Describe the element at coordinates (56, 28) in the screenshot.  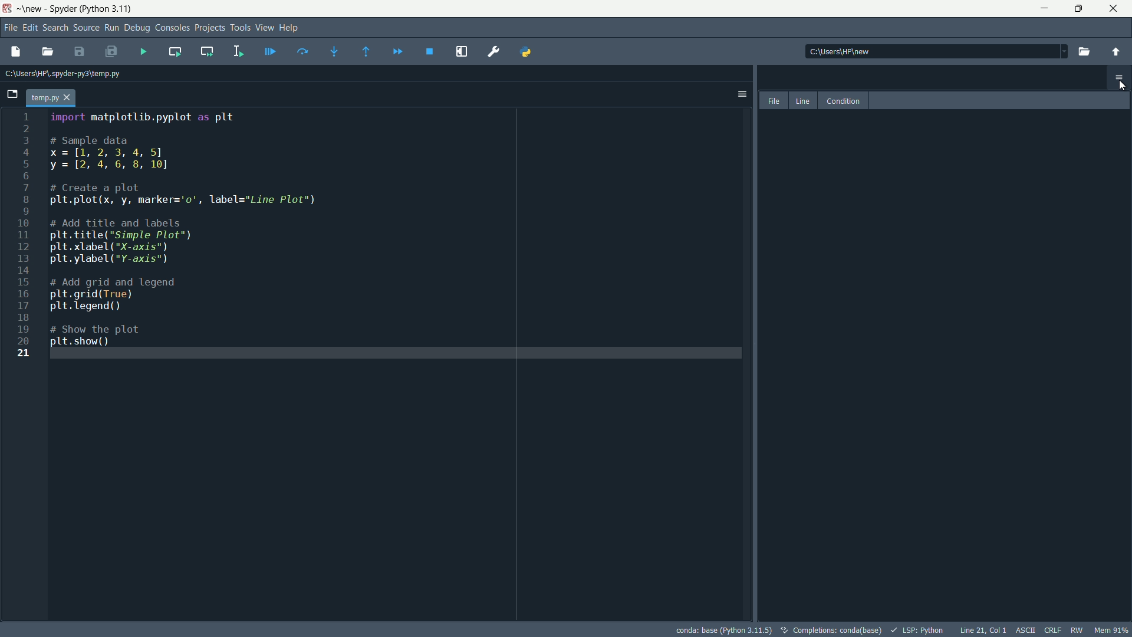
I see `search menu` at that location.